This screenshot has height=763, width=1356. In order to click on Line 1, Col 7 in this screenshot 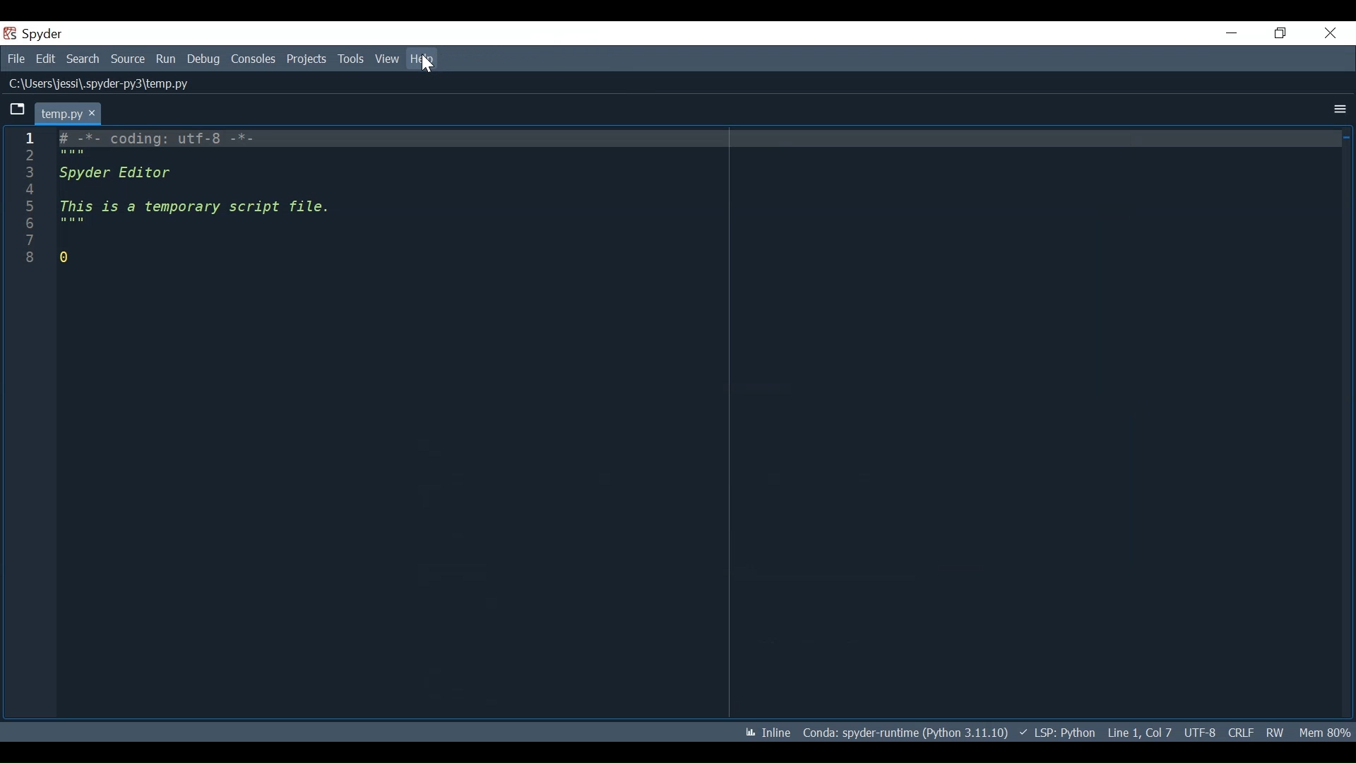, I will do `click(1139, 731)`.